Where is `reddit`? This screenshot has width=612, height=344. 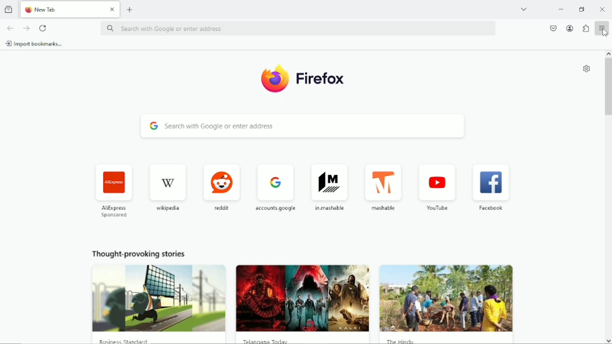
reddit is located at coordinates (222, 185).